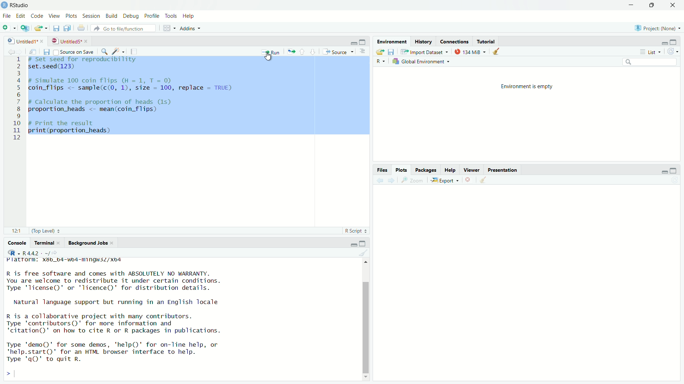 Image resolution: width=684 pixels, height=384 pixels. Describe the element at coordinates (498, 52) in the screenshot. I see `clear objects from the workspace` at that location.